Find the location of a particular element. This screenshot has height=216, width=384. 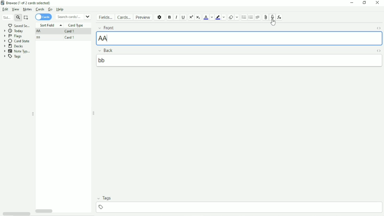

Help is located at coordinates (59, 9).